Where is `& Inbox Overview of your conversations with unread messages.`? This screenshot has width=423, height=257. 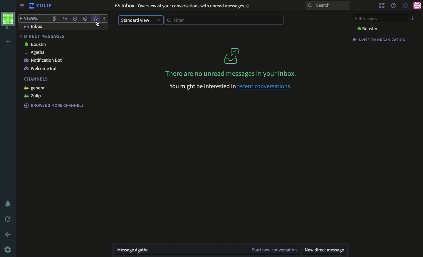 & Inbox Overview of your conversations with unread messages. is located at coordinates (182, 6).